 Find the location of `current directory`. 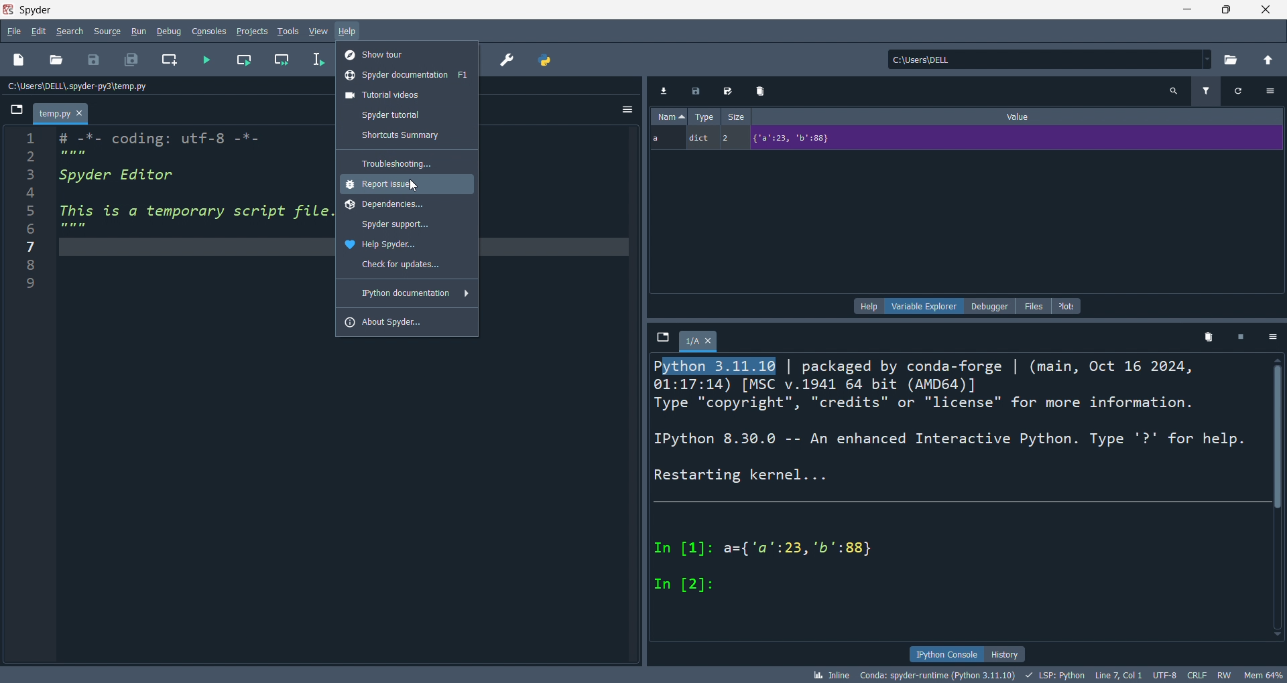

current directory is located at coordinates (1049, 59).